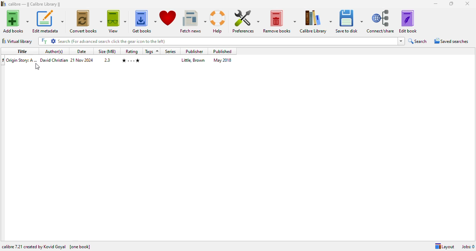  I want to click on layout, so click(444, 246).